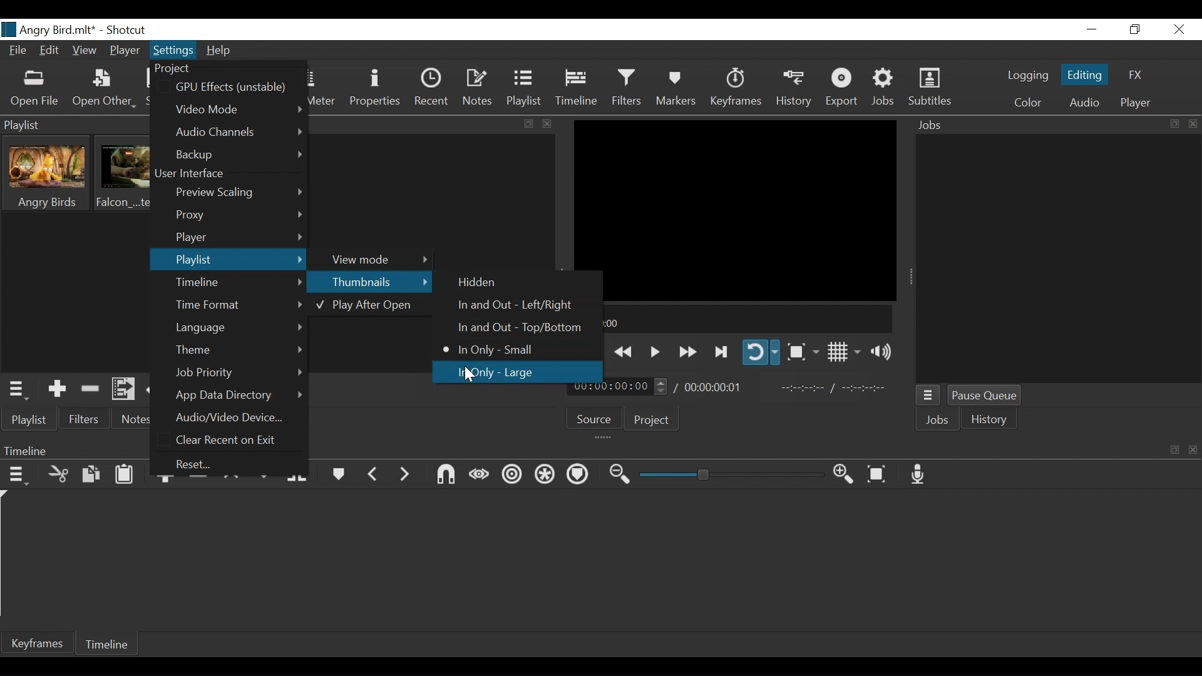 This screenshot has height=676, width=1202. I want to click on Zoom timeline in, so click(843, 475).